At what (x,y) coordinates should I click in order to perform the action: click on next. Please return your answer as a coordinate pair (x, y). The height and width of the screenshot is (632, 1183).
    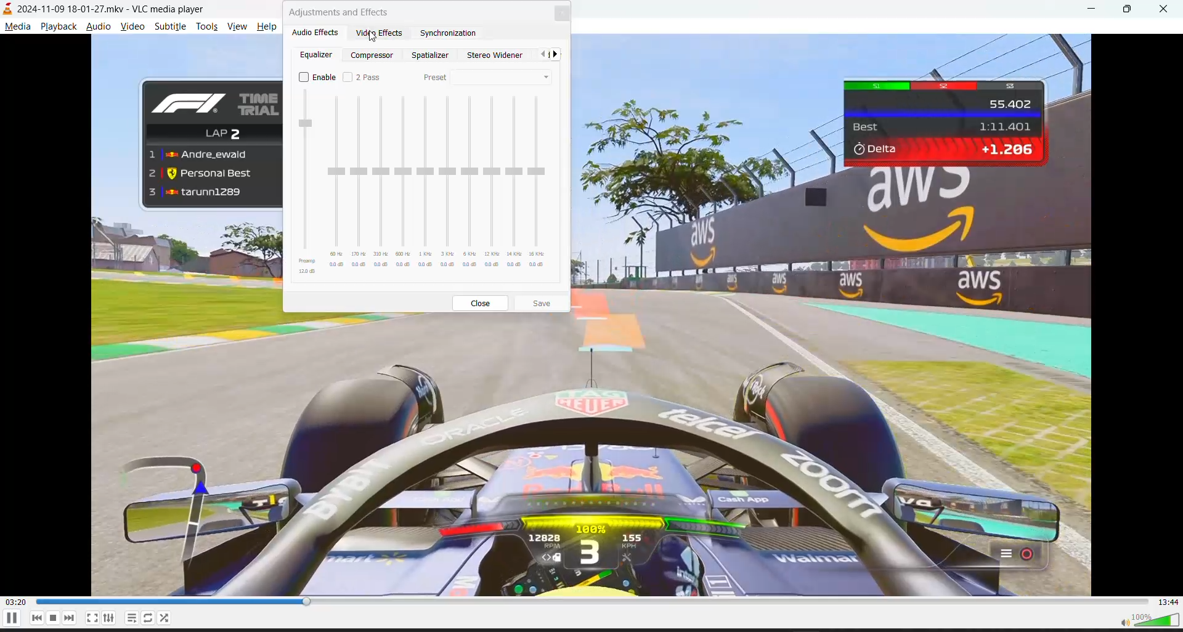
    Looking at the image, I should click on (70, 618).